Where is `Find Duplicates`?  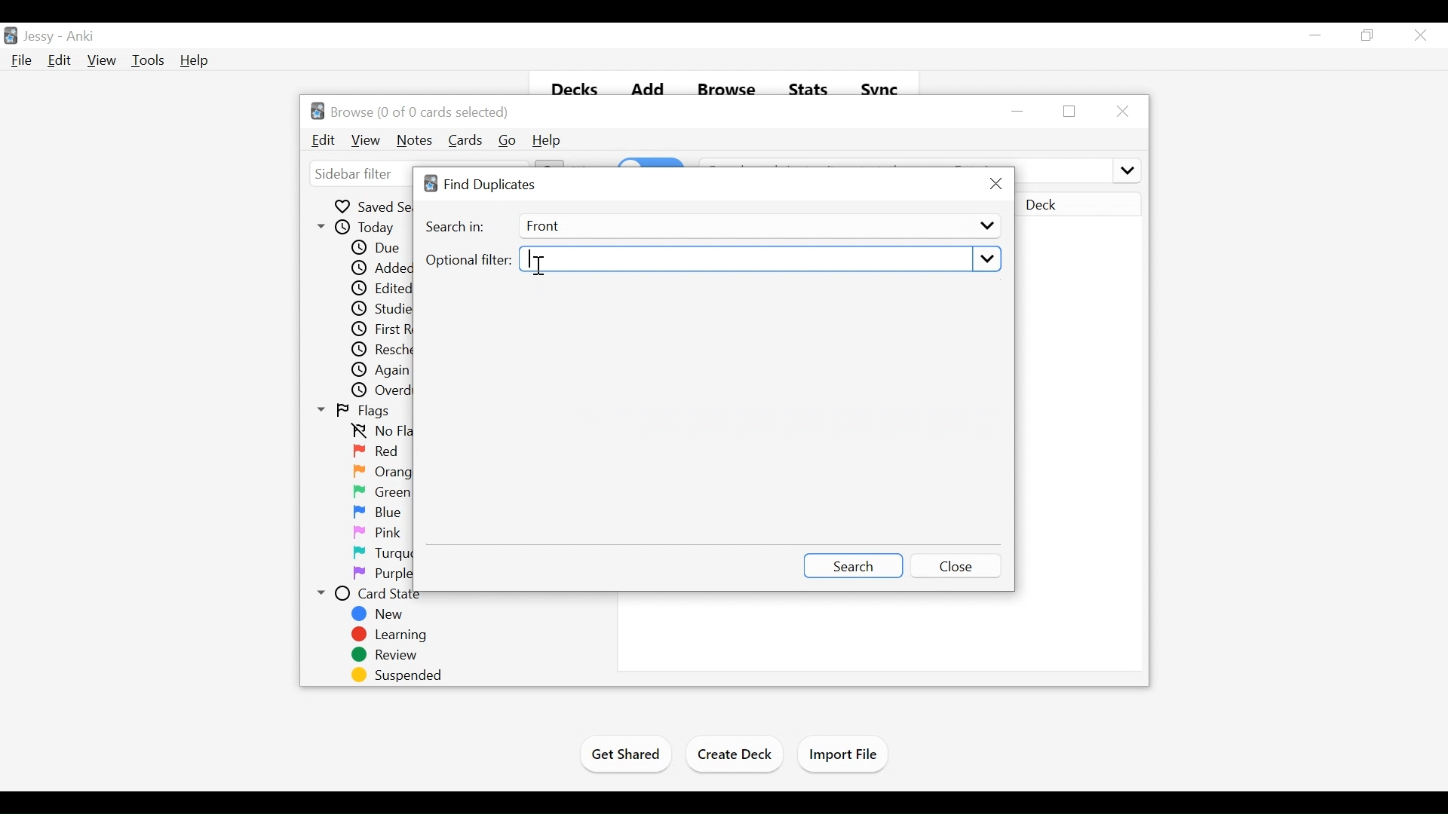
Find Duplicates is located at coordinates (483, 185).